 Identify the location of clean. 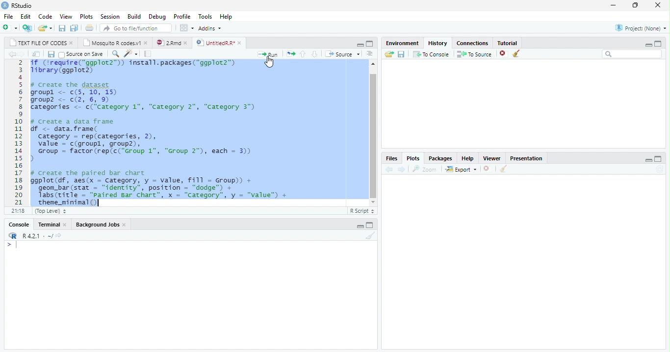
(505, 169).